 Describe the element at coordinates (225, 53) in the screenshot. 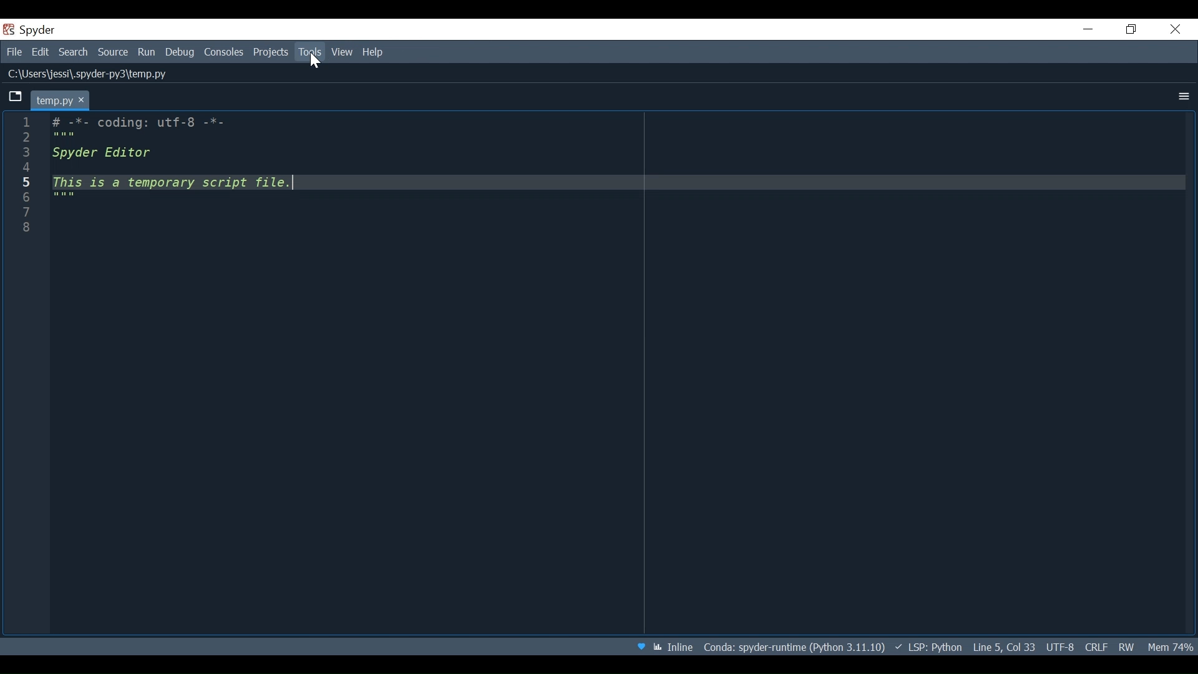

I see `Consoles` at that location.